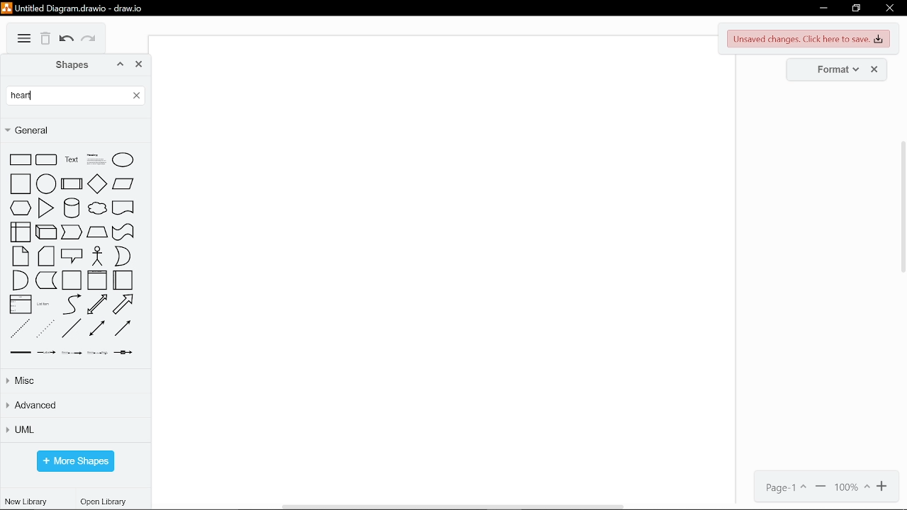  Describe the element at coordinates (782, 487) in the screenshot. I see `page1` at that location.